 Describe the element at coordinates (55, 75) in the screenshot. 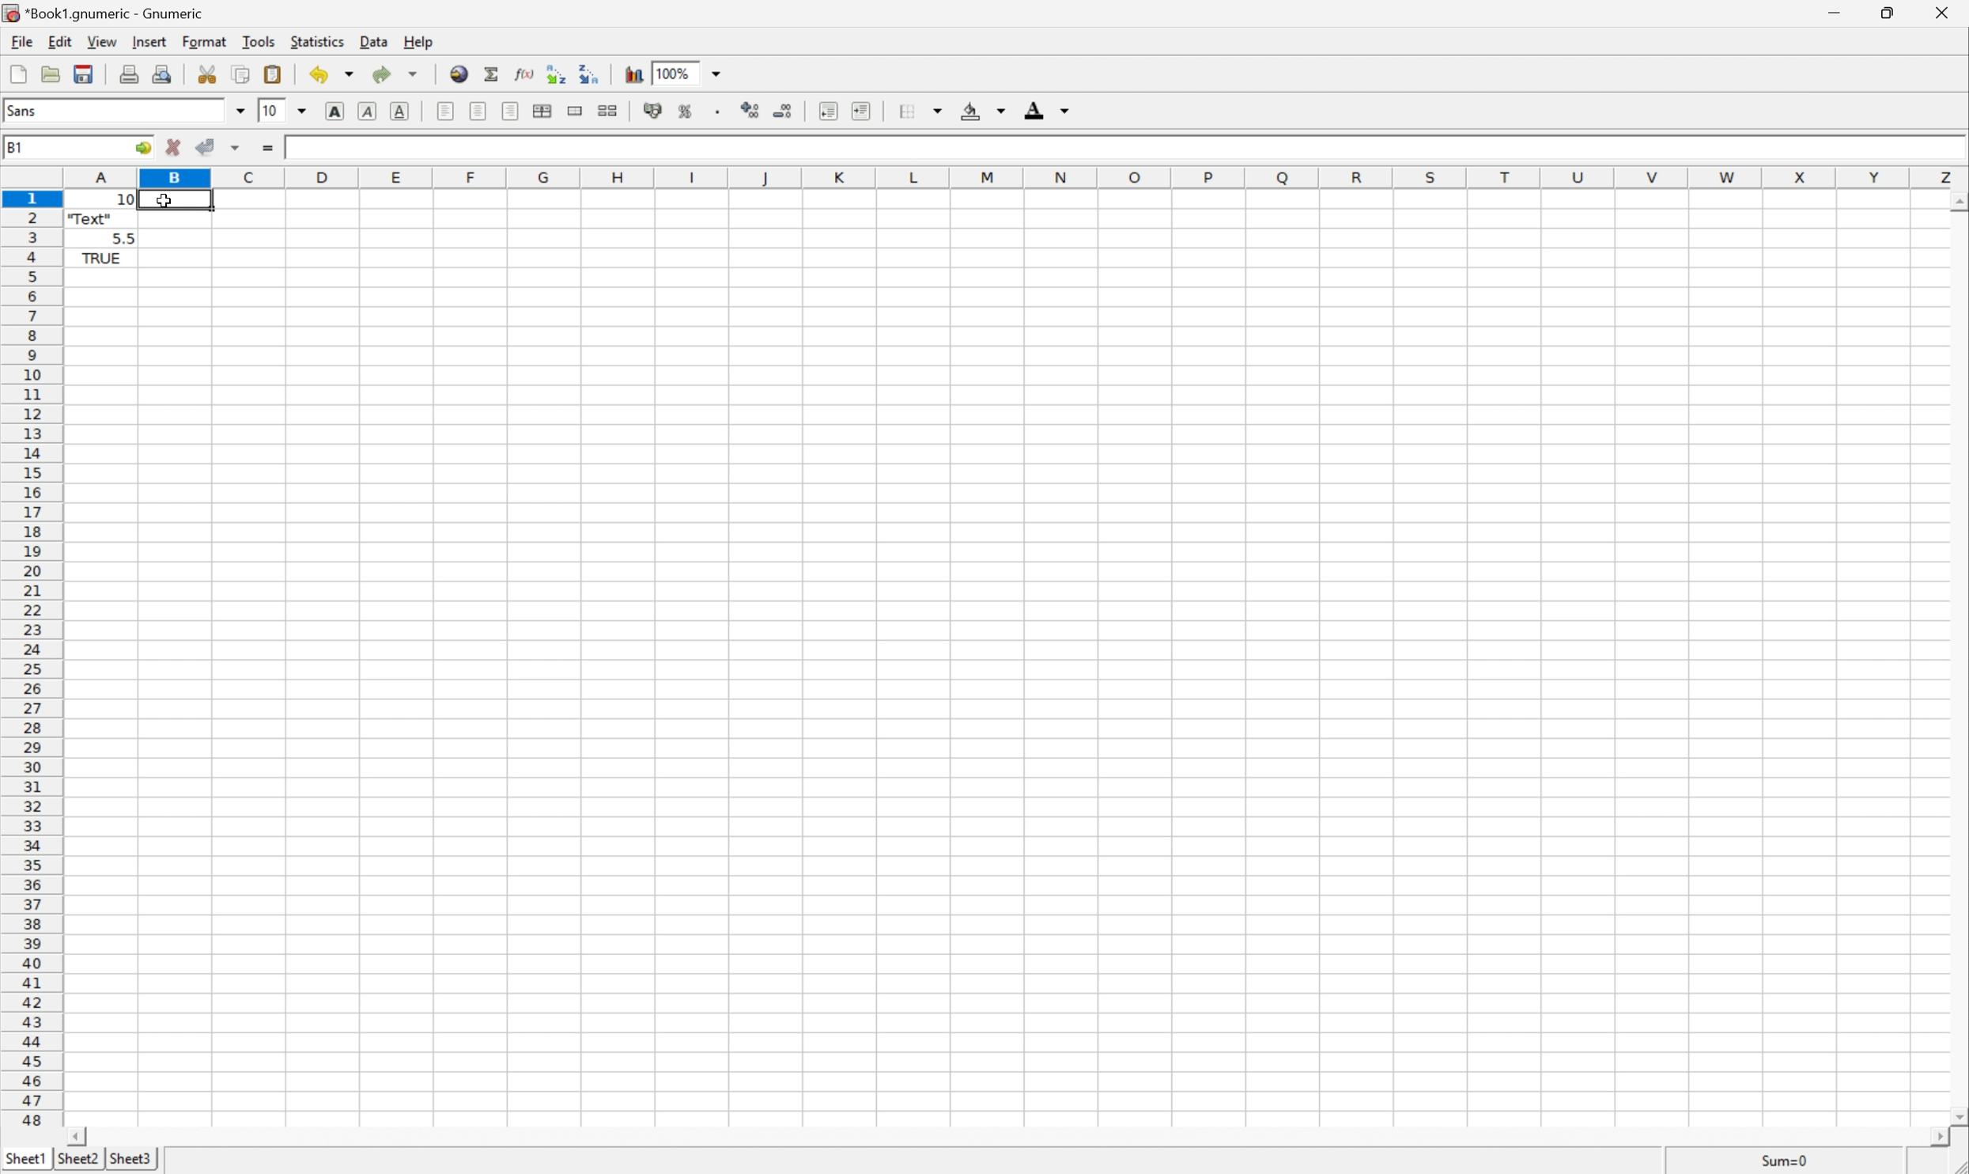

I see `Open a file` at that location.